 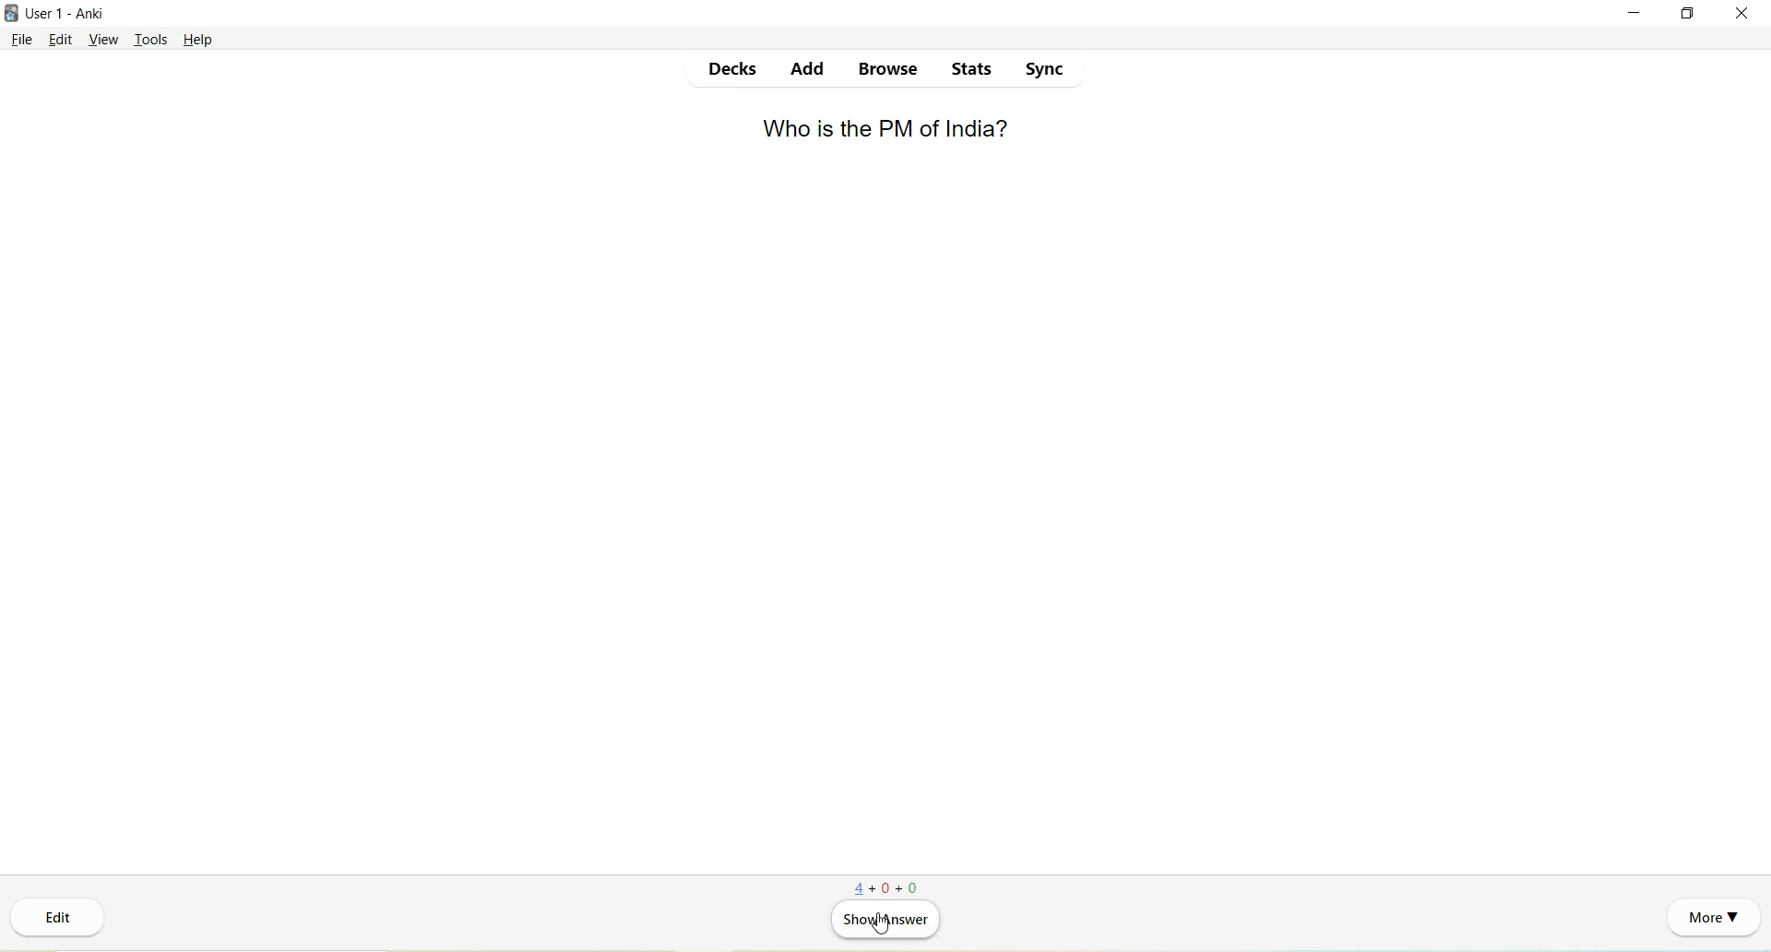 What do you see at coordinates (1743, 13) in the screenshot?
I see `Close` at bounding box center [1743, 13].